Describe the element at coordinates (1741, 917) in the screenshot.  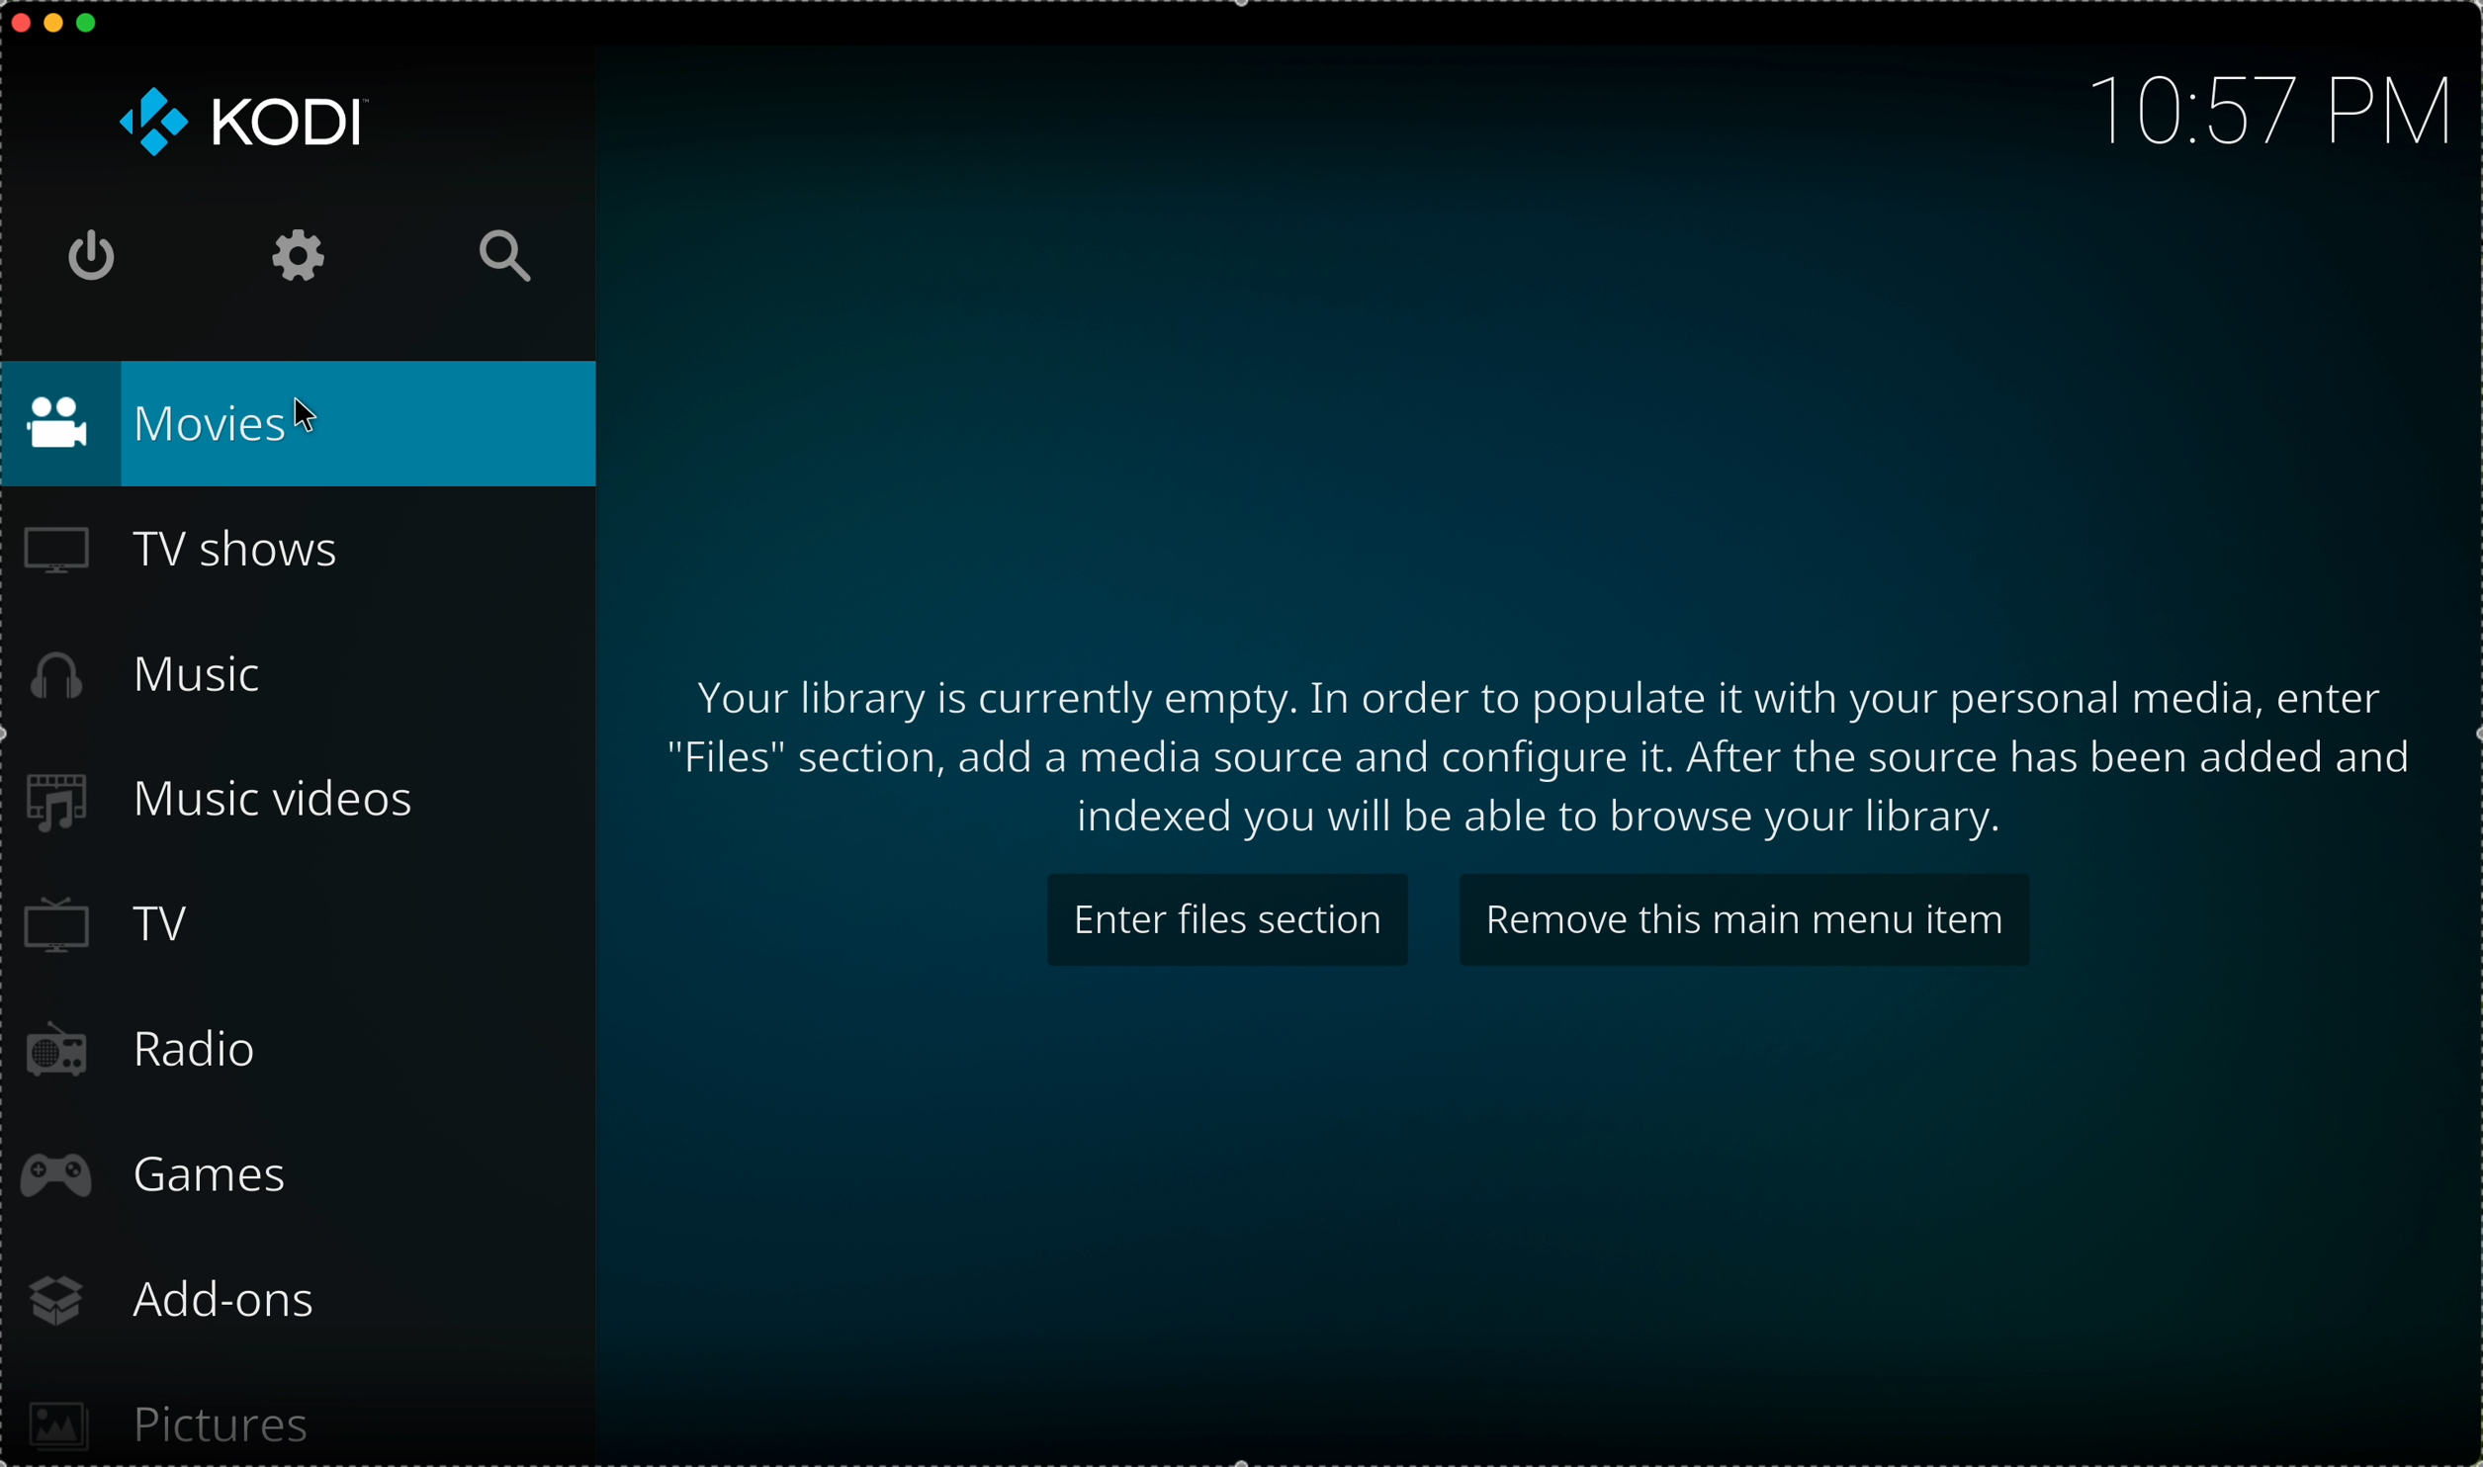
I see `remove this main menu item` at that location.